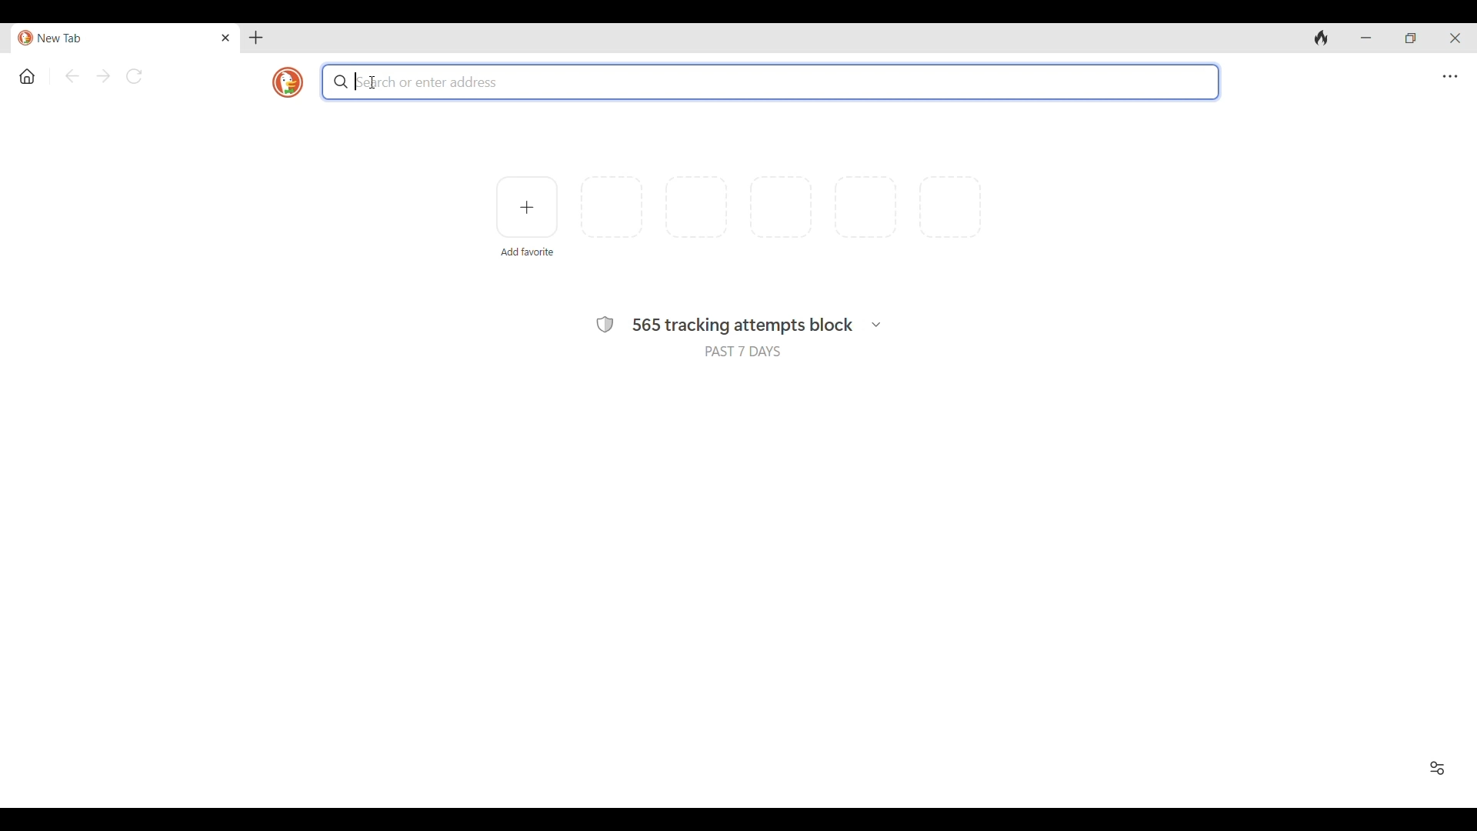 This screenshot has width=1477, height=831. I want to click on Show interface in a smaller tab, so click(1411, 38).